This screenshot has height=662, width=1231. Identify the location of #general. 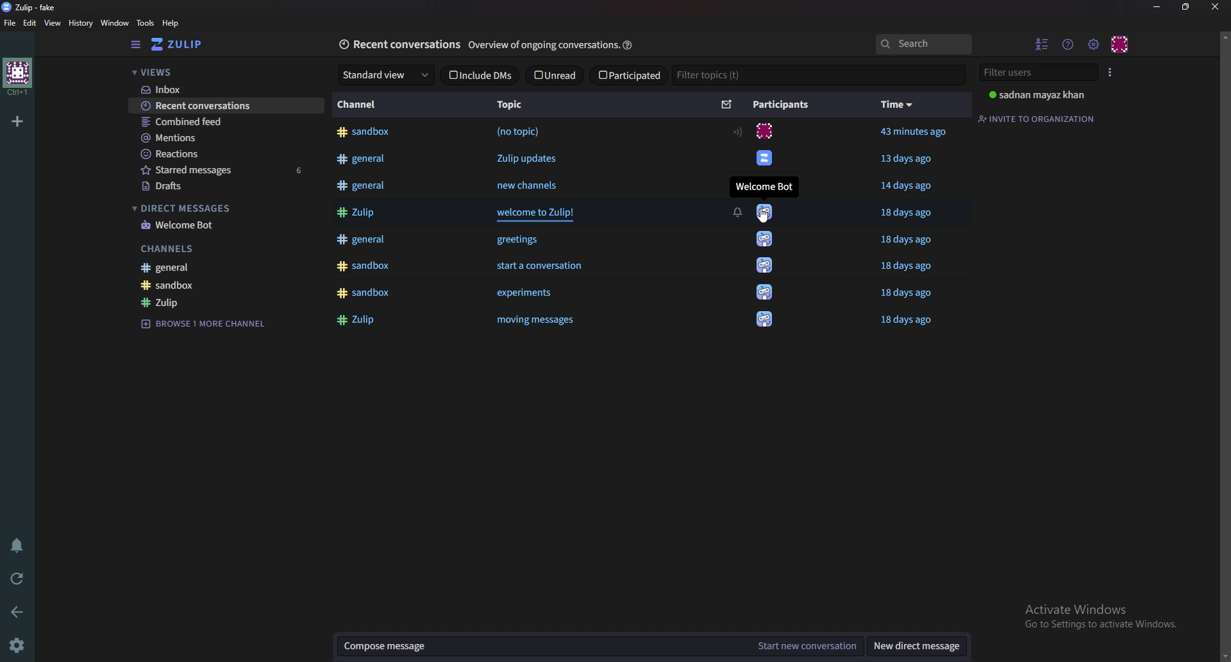
(361, 157).